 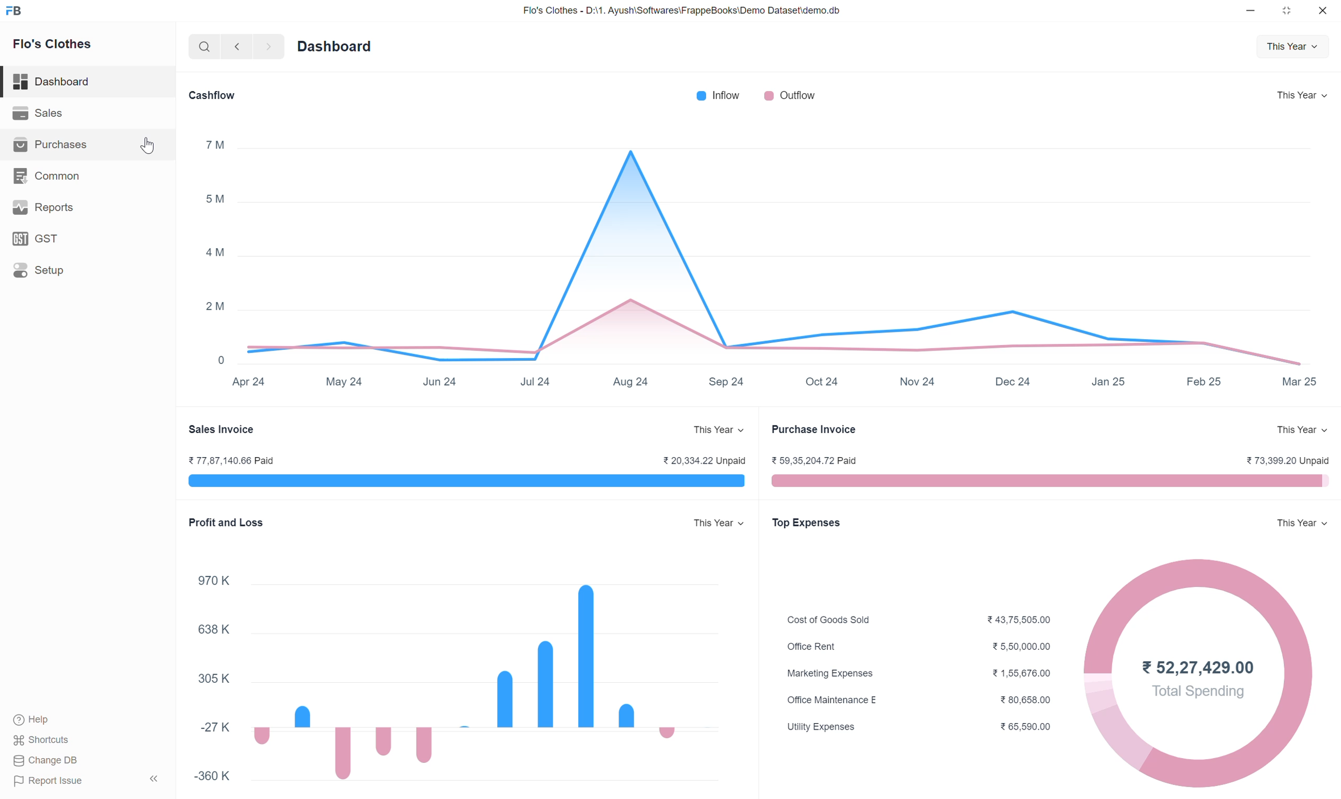 What do you see at coordinates (40, 113) in the screenshot?
I see `Sales` at bounding box center [40, 113].